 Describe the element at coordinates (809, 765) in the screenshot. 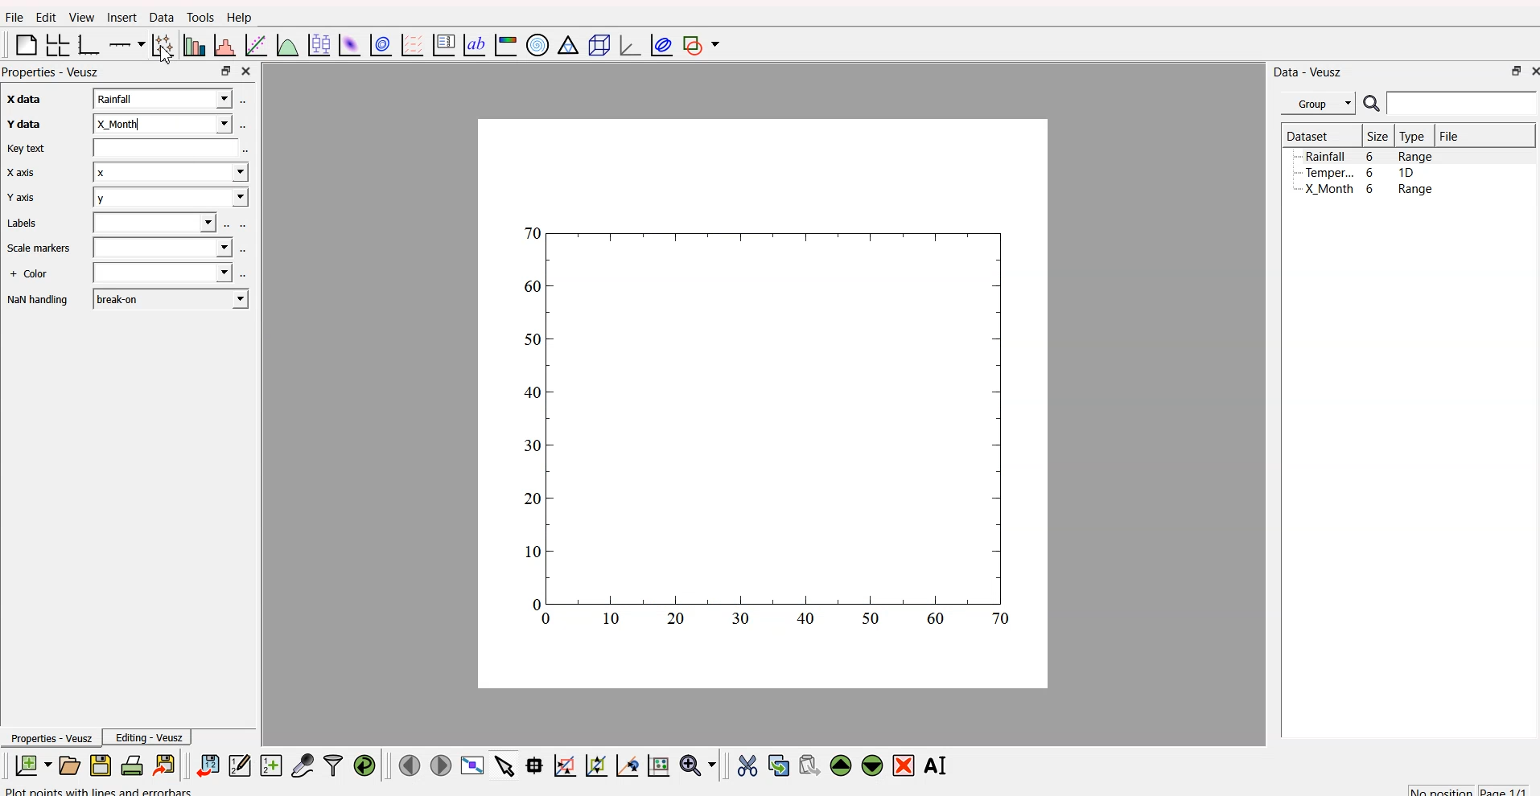

I see `paste the widget from the clipboard` at that location.